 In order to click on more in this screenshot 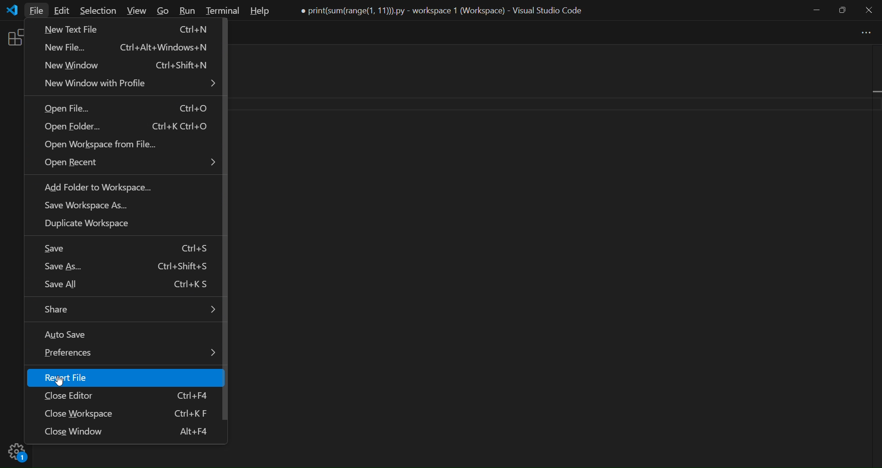, I will do `click(863, 33)`.